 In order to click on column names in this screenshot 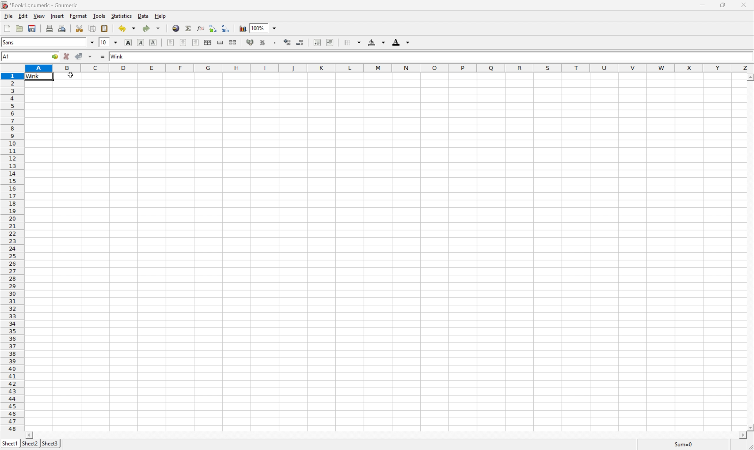, I will do `click(387, 68)`.